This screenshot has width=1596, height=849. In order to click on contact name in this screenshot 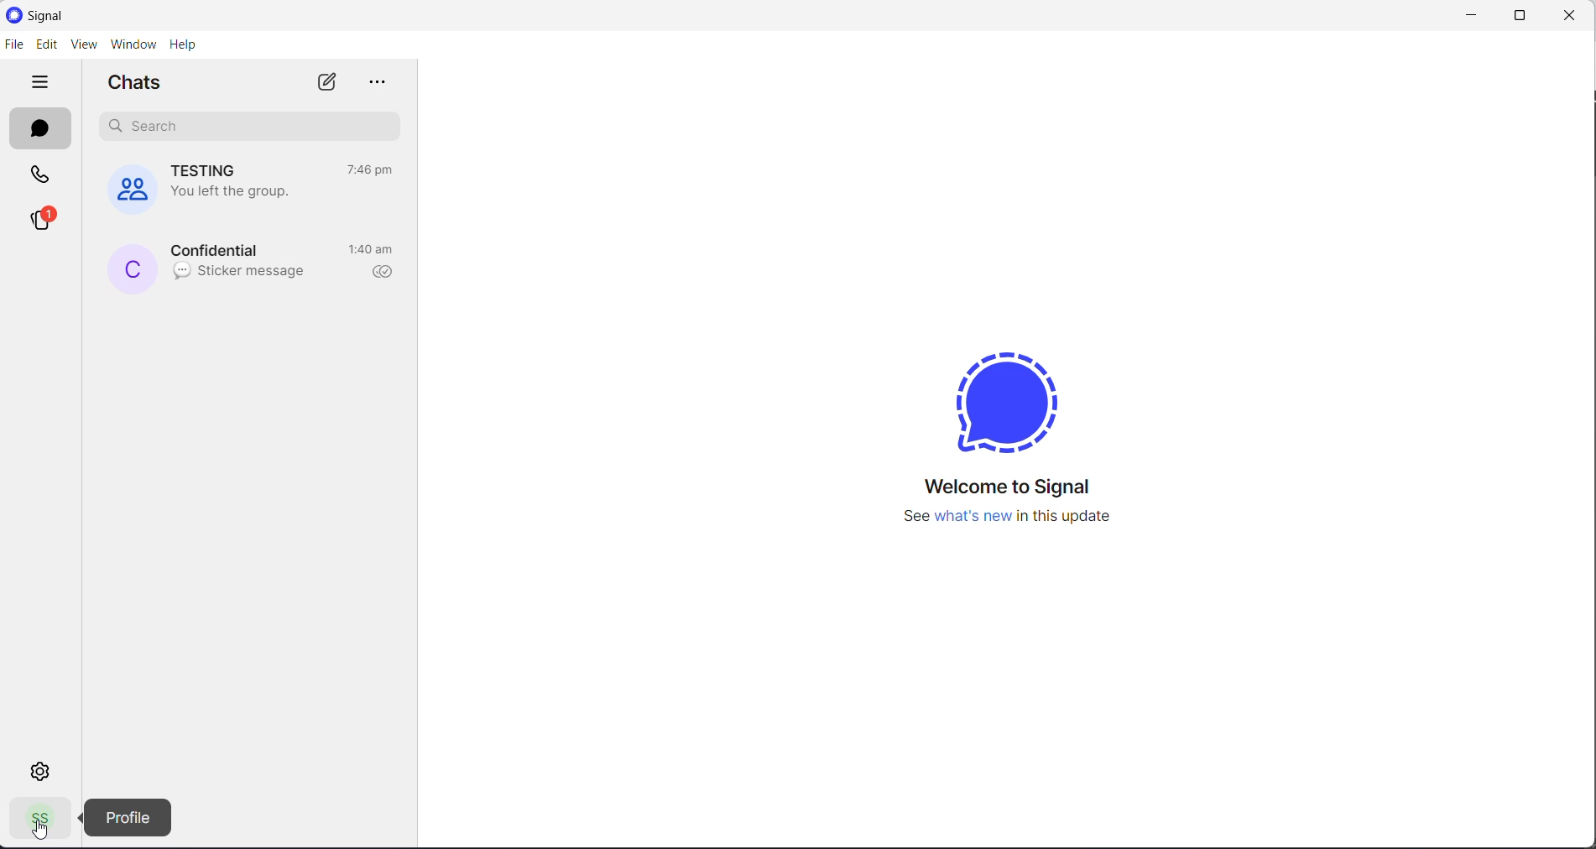, I will do `click(218, 247)`.